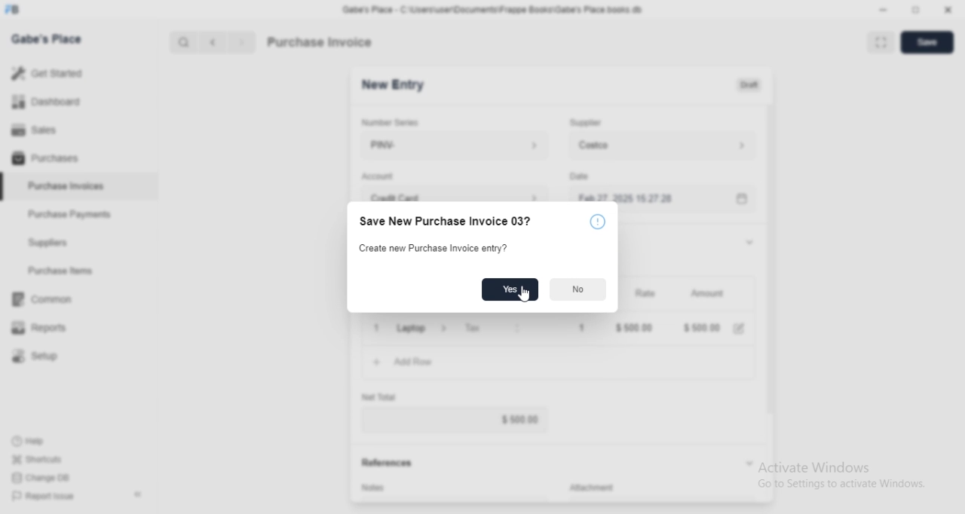 The height and width of the screenshot is (514, 965). What do you see at coordinates (927, 42) in the screenshot?
I see `Save` at bounding box center [927, 42].